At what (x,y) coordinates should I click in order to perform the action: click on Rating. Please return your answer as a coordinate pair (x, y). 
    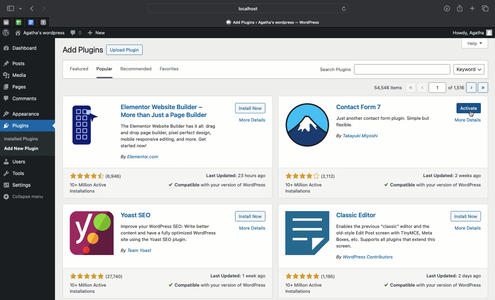
    Looking at the image, I should click on (309, 284).